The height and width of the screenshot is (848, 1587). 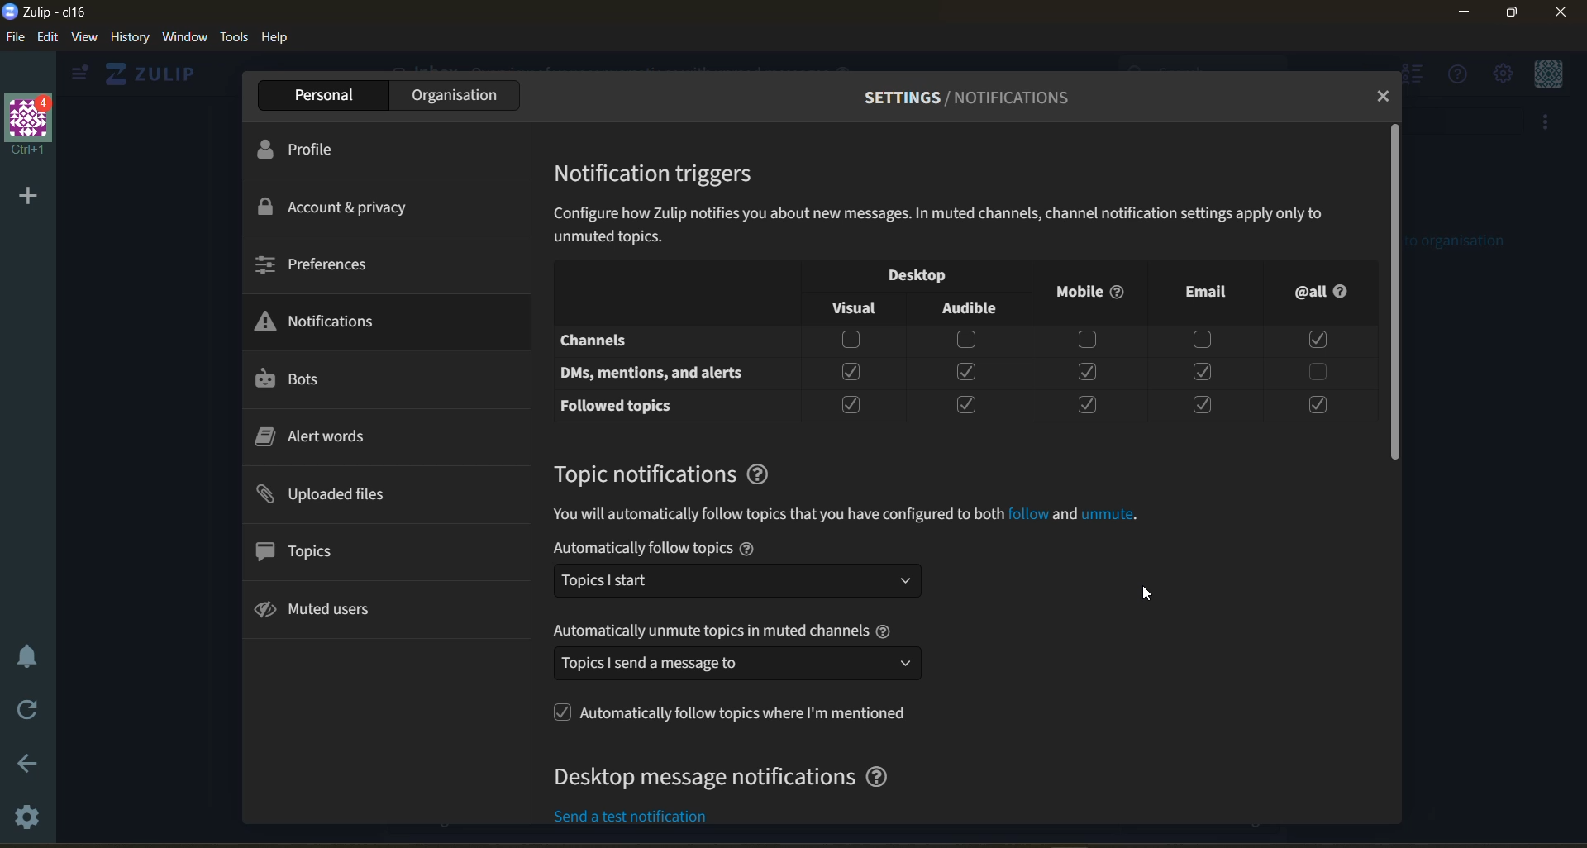 What do you see at coordinates (155, 74) in the screenshot?
I see `home view` at bounding box center [155, 74].